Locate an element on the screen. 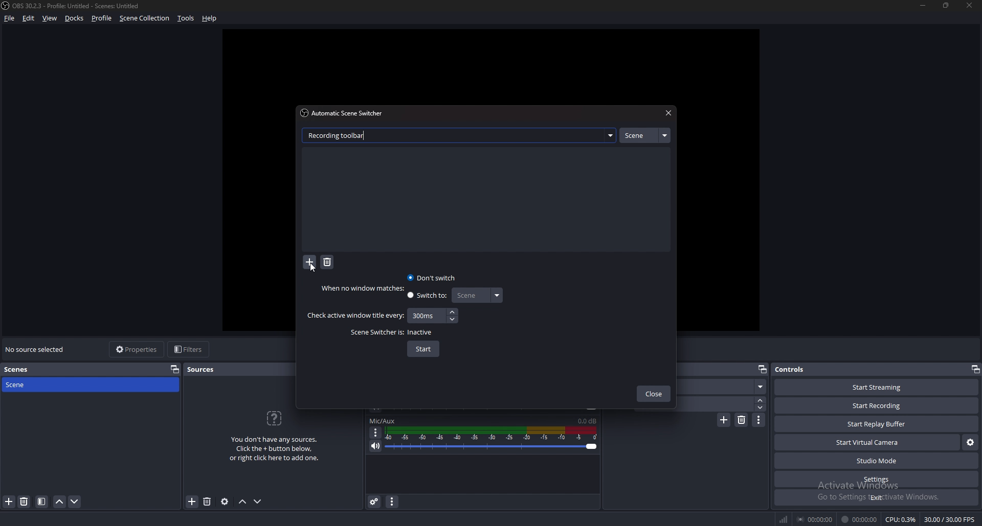  move scene up is located at coordinates (60, 501).